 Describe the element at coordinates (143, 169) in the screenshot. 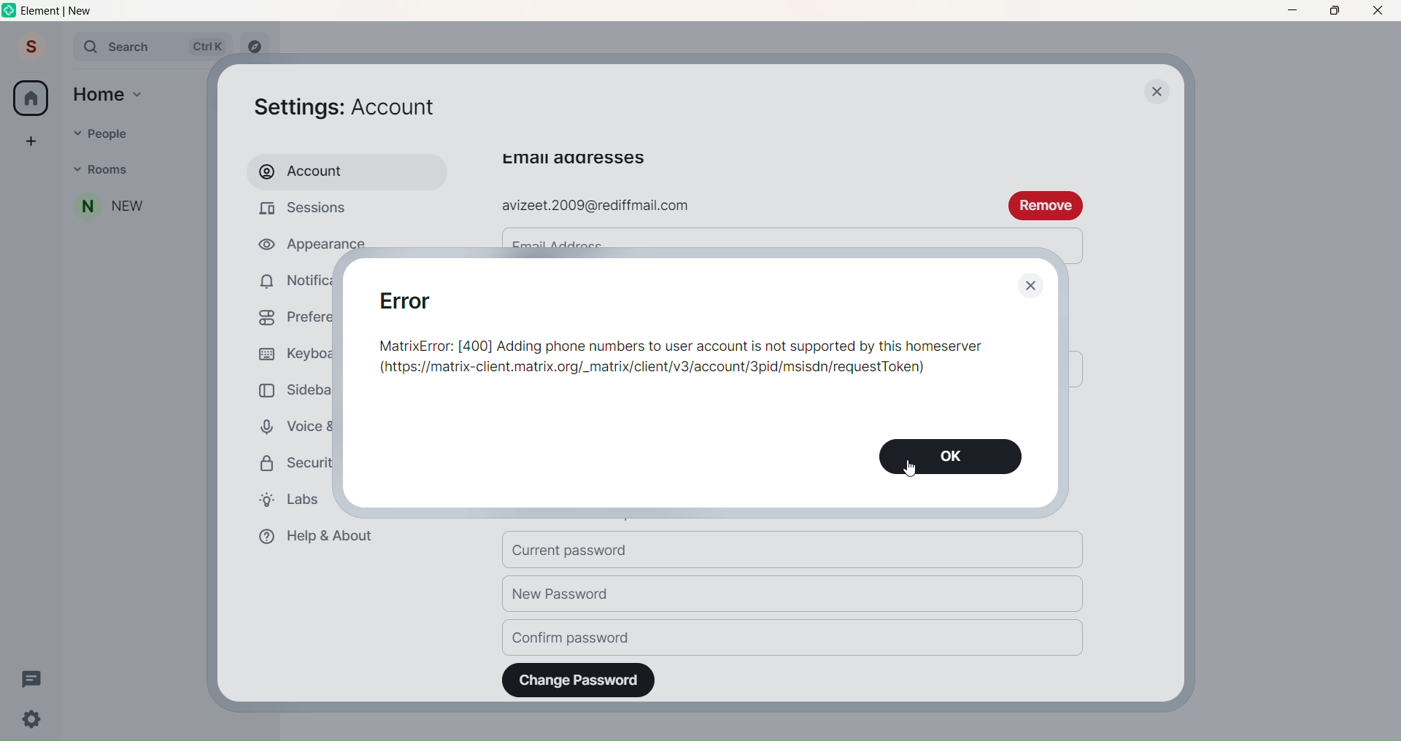

I see `Rooms` at that location.